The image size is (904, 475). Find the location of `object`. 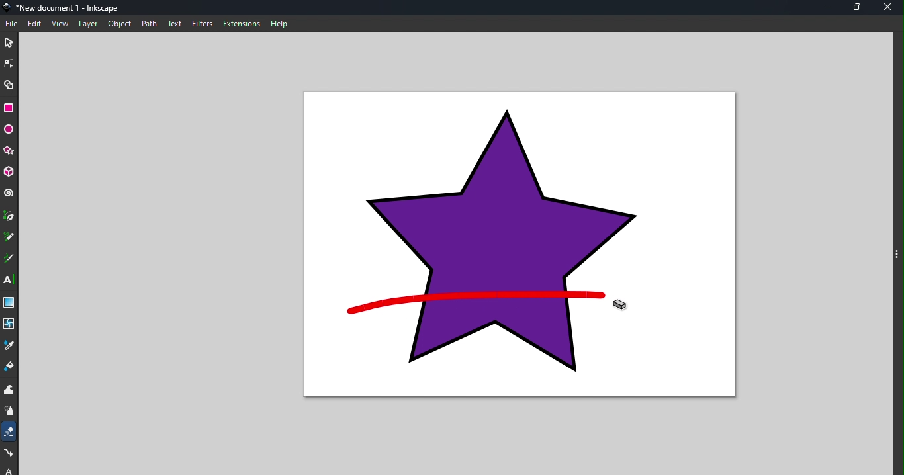

object is located at coordinates (120, 23).